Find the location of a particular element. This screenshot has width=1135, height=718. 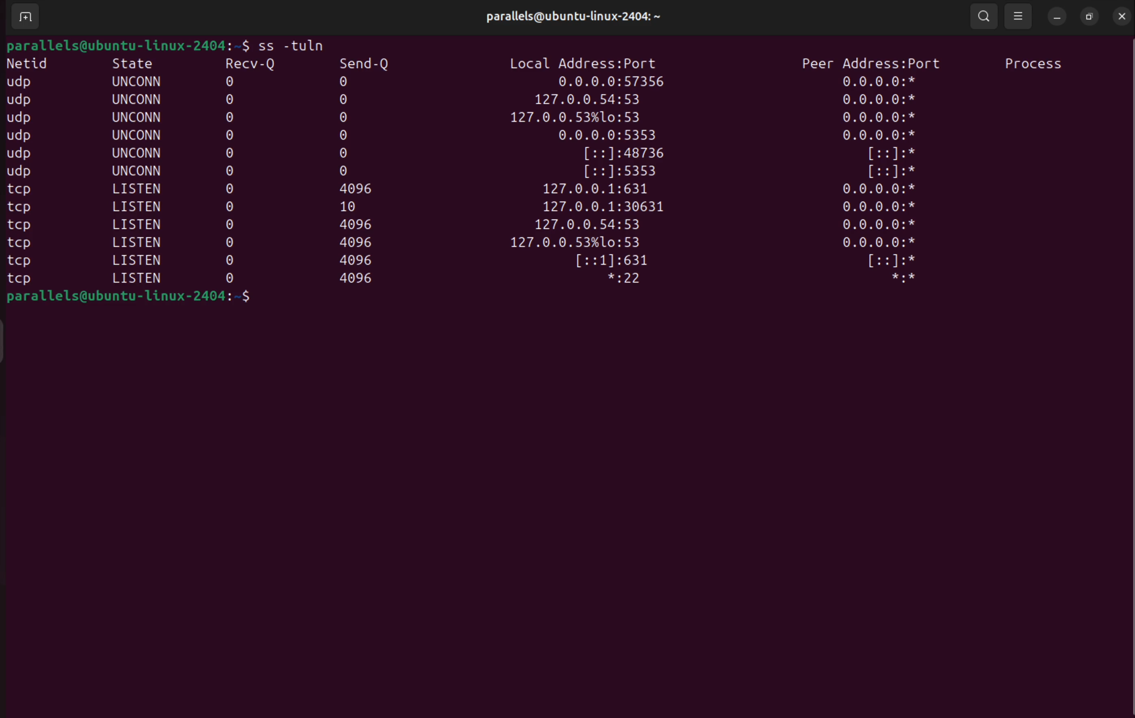

120.0.0.0 is located at coordinates (613, 208).